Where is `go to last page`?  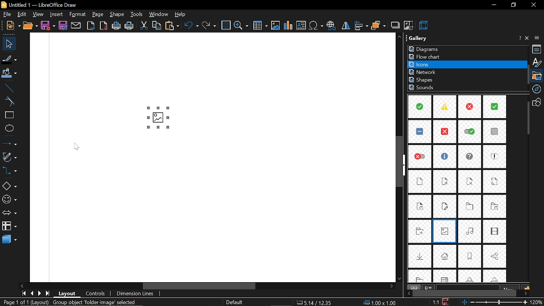 go to last page is located at coordinates (48, 293).